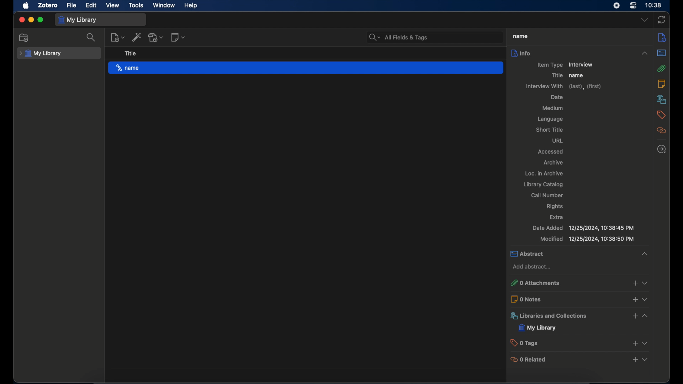  What do you see at coordinates (587, 239) in the screenshot?
I see `modified` at bounding box center [587, 239].